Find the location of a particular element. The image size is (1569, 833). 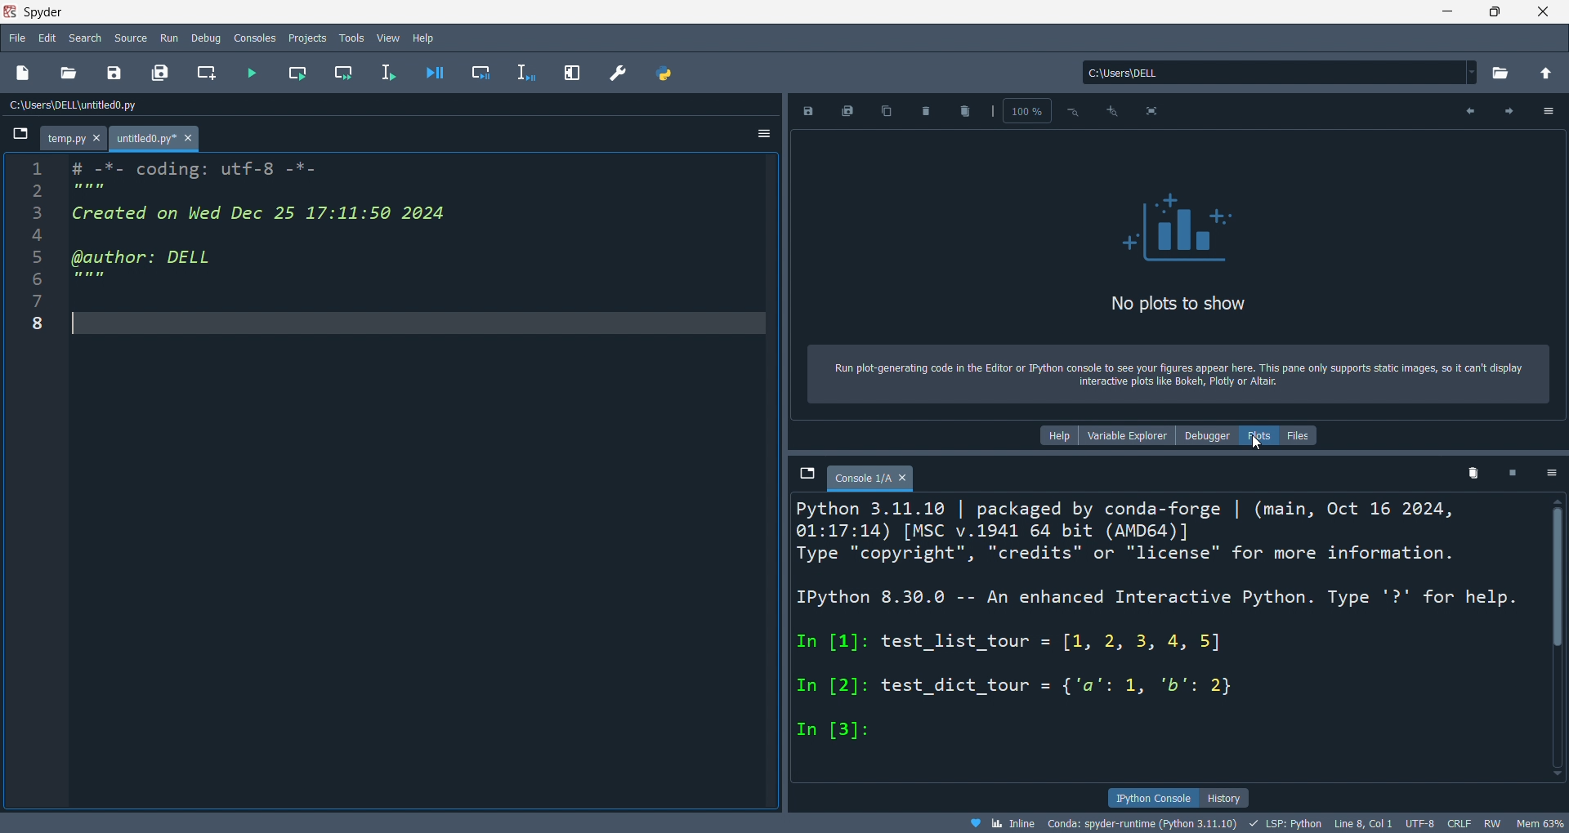

editor pane is located at coordinates (422, 479).